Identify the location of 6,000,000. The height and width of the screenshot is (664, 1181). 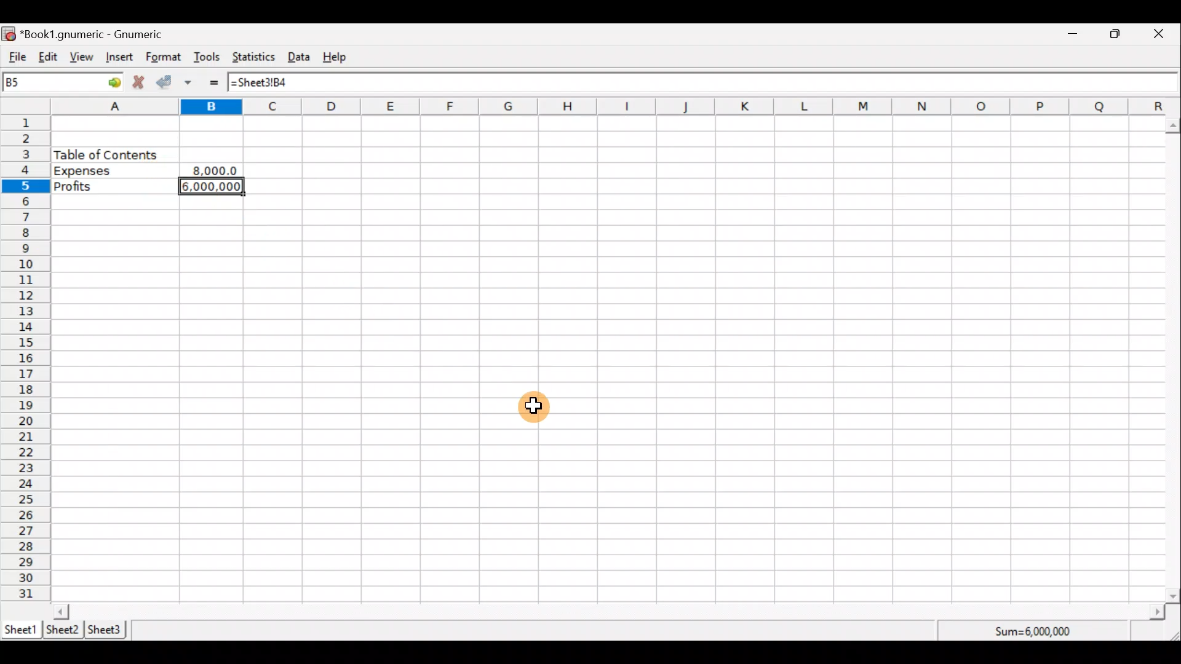
(215, 188).